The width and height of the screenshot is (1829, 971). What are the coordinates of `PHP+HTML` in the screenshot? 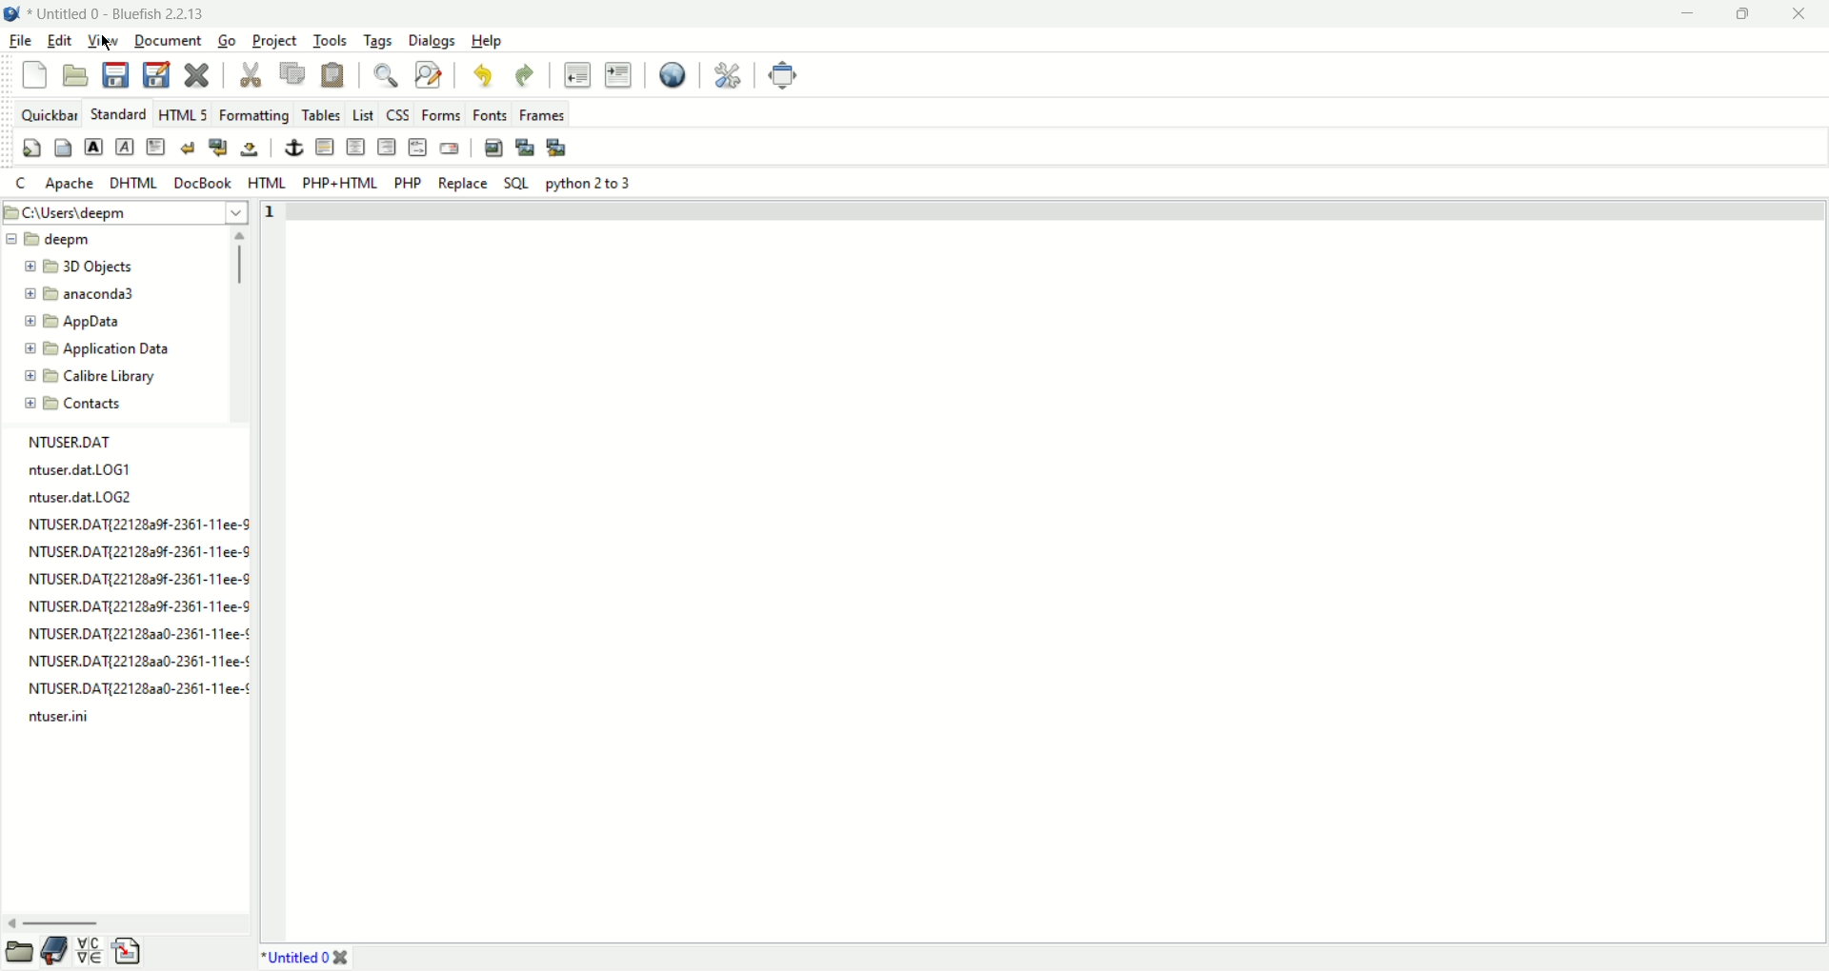 It's located at (340, 184).